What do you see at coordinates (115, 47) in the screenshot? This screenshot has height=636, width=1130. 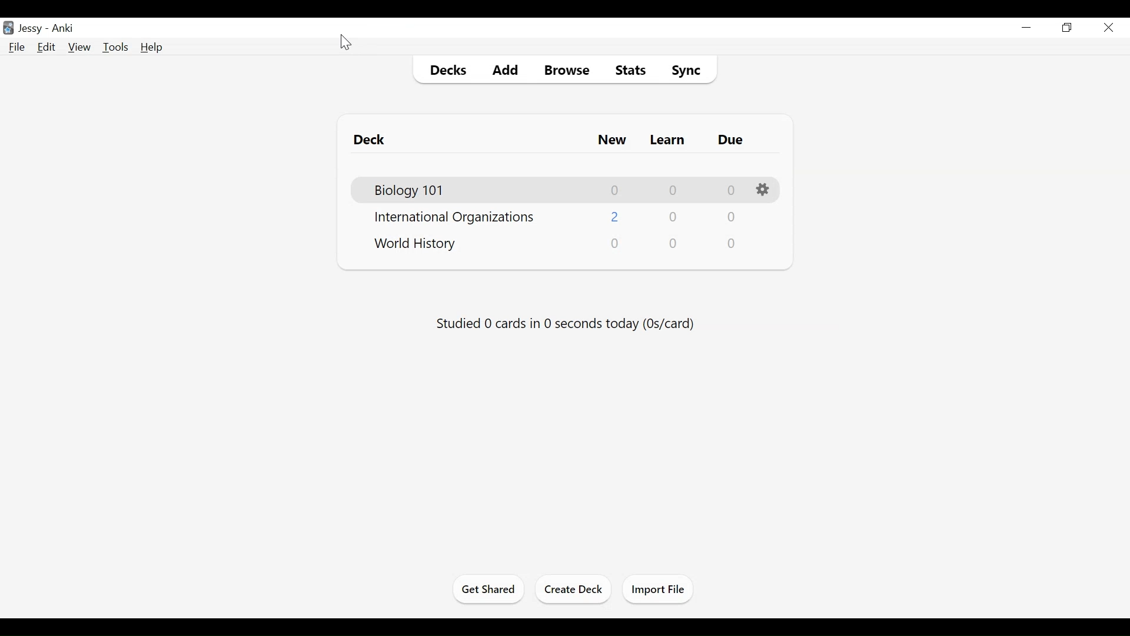 I see `Tools` at bounding box center [115, 47].